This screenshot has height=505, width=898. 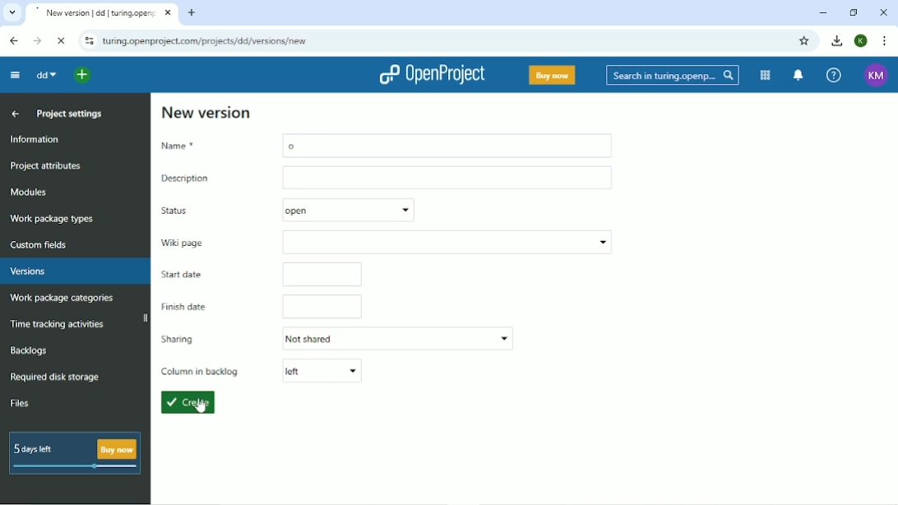 I want to click on Download, so click(x=836, y=40).